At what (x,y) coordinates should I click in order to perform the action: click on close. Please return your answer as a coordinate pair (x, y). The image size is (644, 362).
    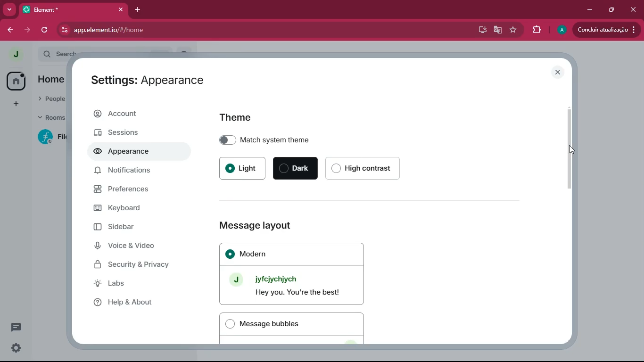
    Looking at the image, I should click on (120, 10).